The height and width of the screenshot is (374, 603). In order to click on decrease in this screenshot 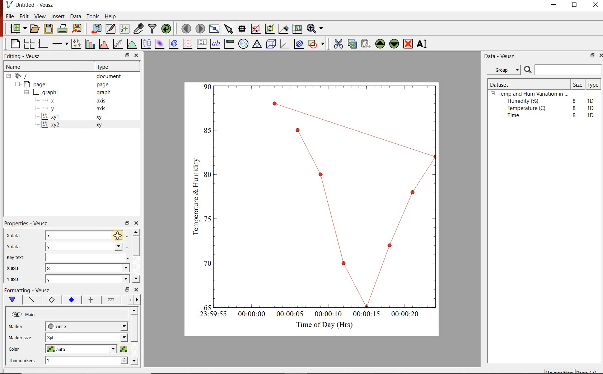, I will do `click(124, 364)`.